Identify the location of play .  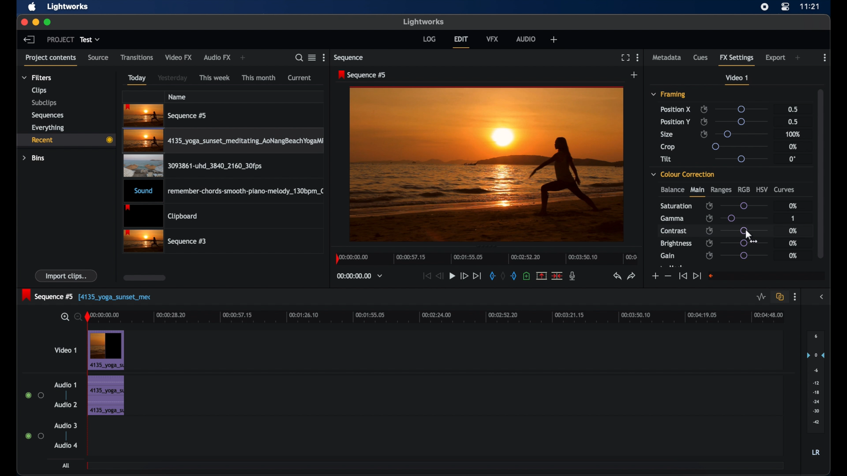
(452, 276).